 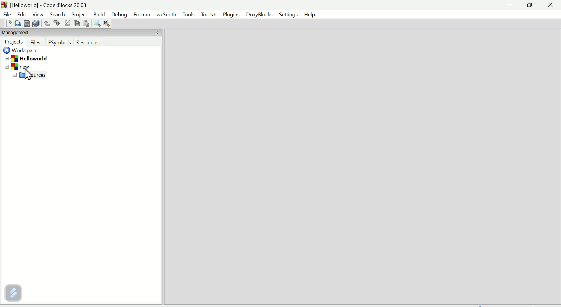 What do you see at coordinates (27, 33) in the screenshot?
I see `Management` at bounding box center [27, 33].